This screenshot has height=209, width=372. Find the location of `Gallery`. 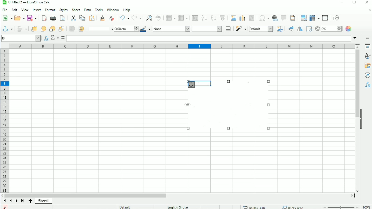

Gallery is located at coordinates (367, 66).